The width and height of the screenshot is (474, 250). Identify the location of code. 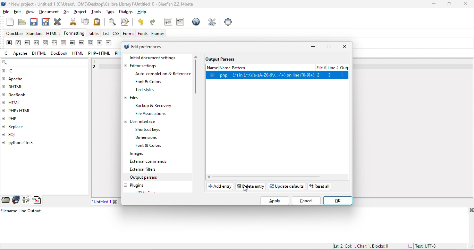
(55, 43).